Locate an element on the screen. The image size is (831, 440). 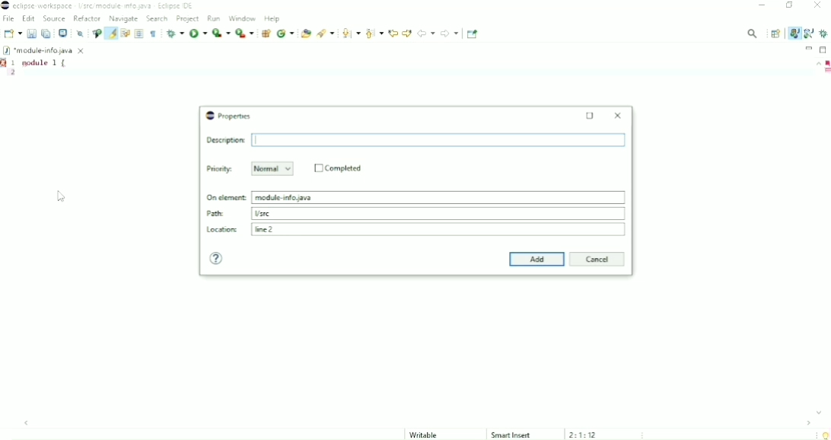
Restore down is located at coordinates (790, 7).